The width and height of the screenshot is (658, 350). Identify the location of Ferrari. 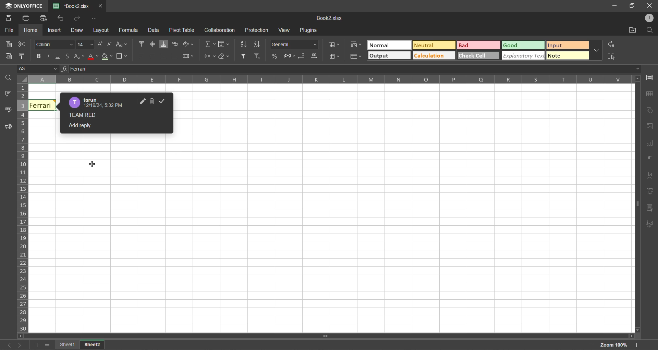
(42, 105).